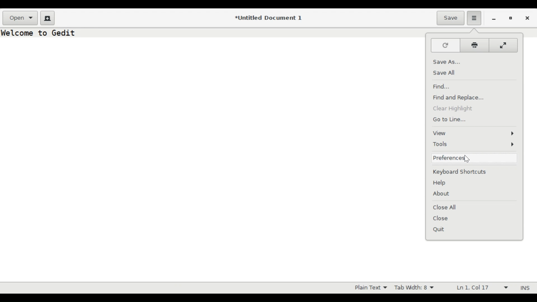  I want to click on Help, so click(443, 183).